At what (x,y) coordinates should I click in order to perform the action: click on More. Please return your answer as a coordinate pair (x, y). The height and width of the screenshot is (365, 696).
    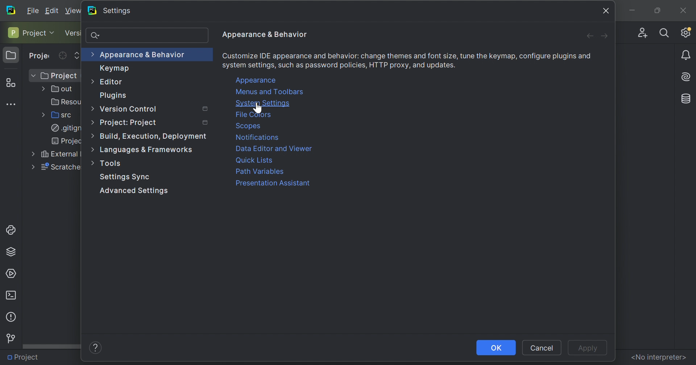
    Looking at the image, I should click on (91, 136).